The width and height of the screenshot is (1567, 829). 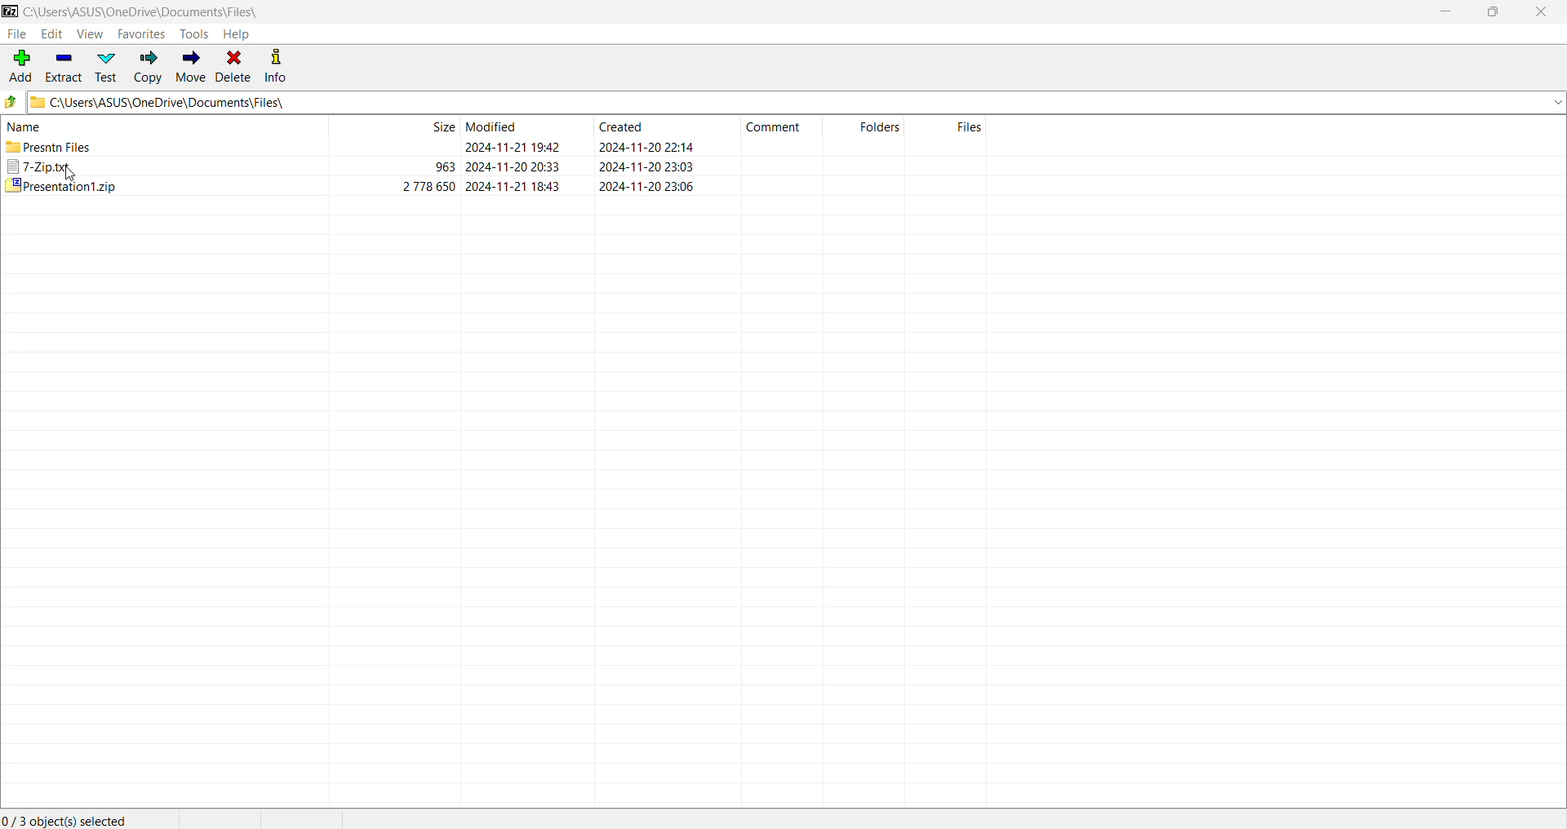 I want to click on Delete, so click(x=235, y=66).